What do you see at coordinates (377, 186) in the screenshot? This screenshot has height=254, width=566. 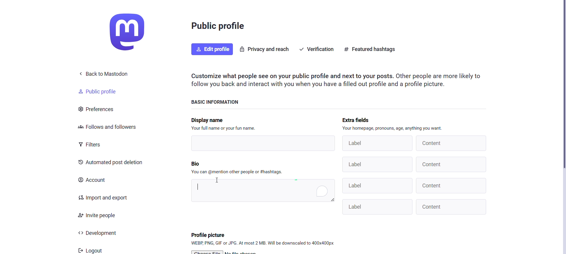 I see `Label` at bounding box center [377, 186].